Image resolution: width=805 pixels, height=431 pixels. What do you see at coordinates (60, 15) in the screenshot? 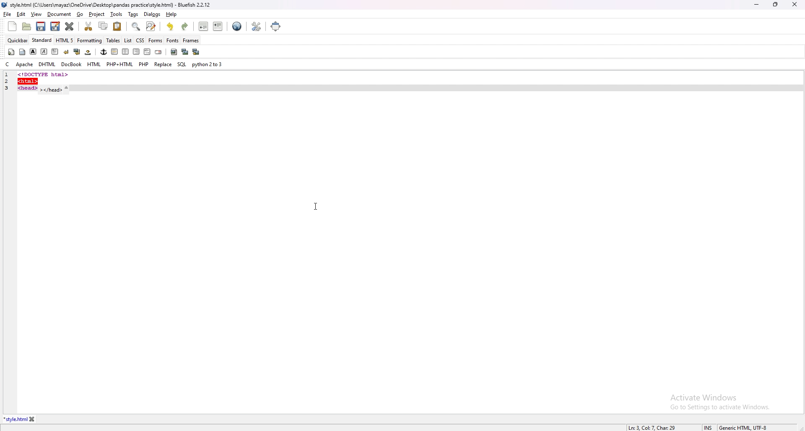
I see `document` at bounding box center [60, 15].